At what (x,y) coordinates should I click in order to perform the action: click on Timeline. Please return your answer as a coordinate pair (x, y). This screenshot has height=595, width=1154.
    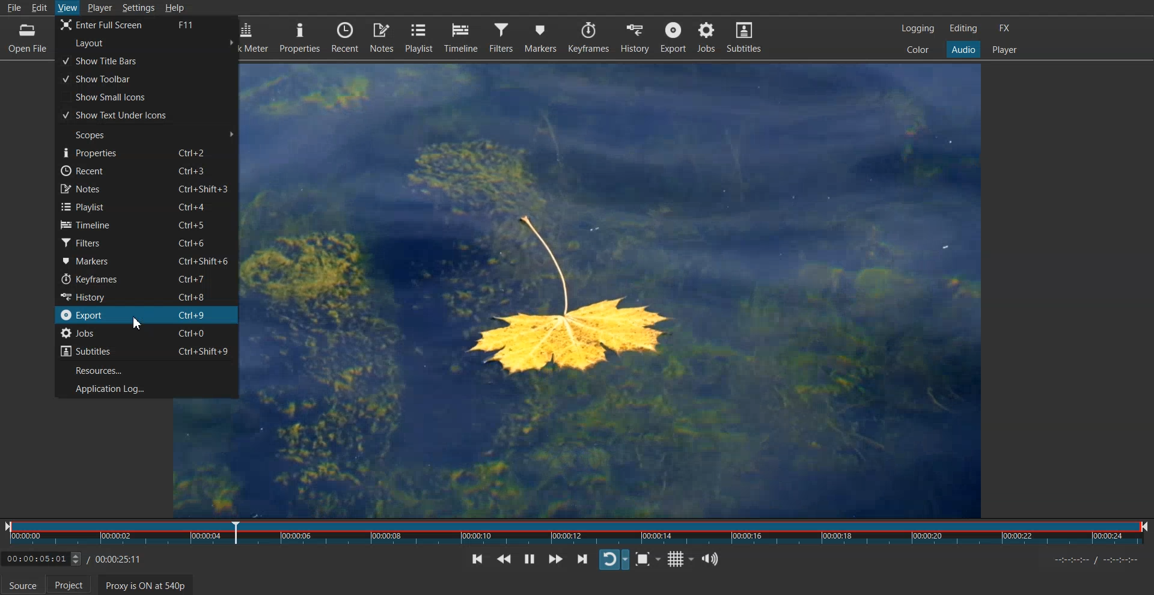
    Looking at the image, I should click on (145, 224).